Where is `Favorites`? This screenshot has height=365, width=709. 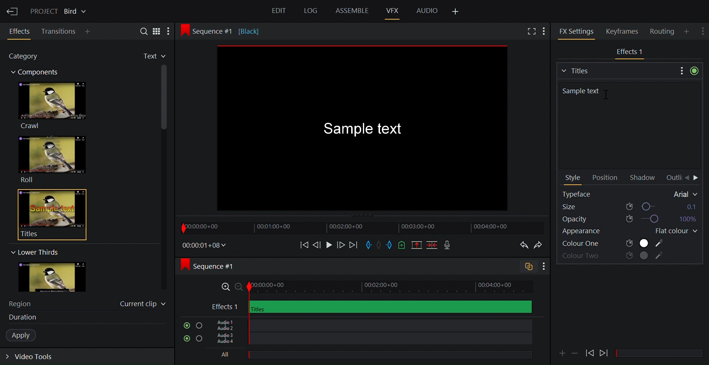 Favorites is located at coordinates (148, 57).